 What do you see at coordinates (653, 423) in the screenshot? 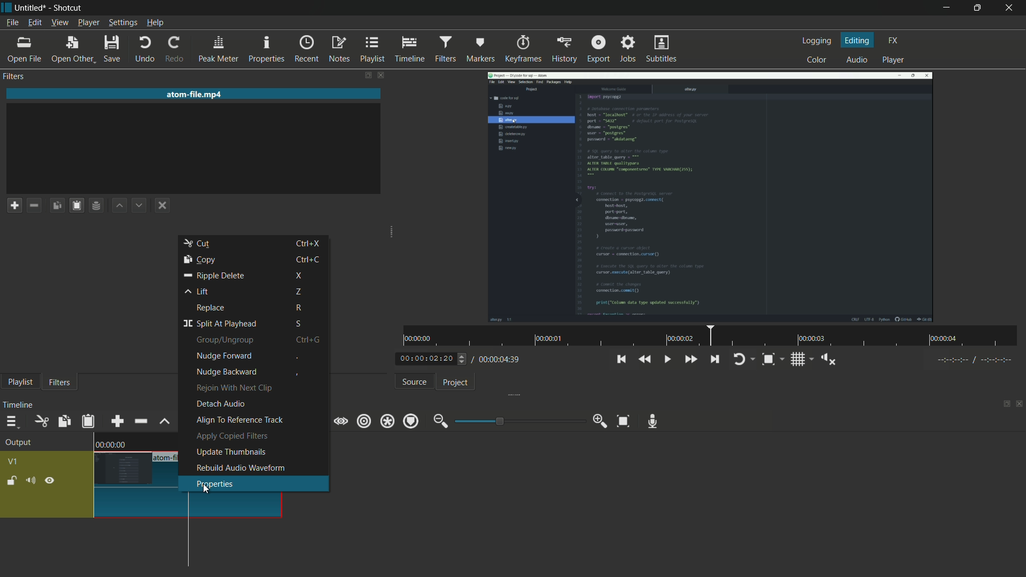
I see `record audio` at bounding box center [653, 423].